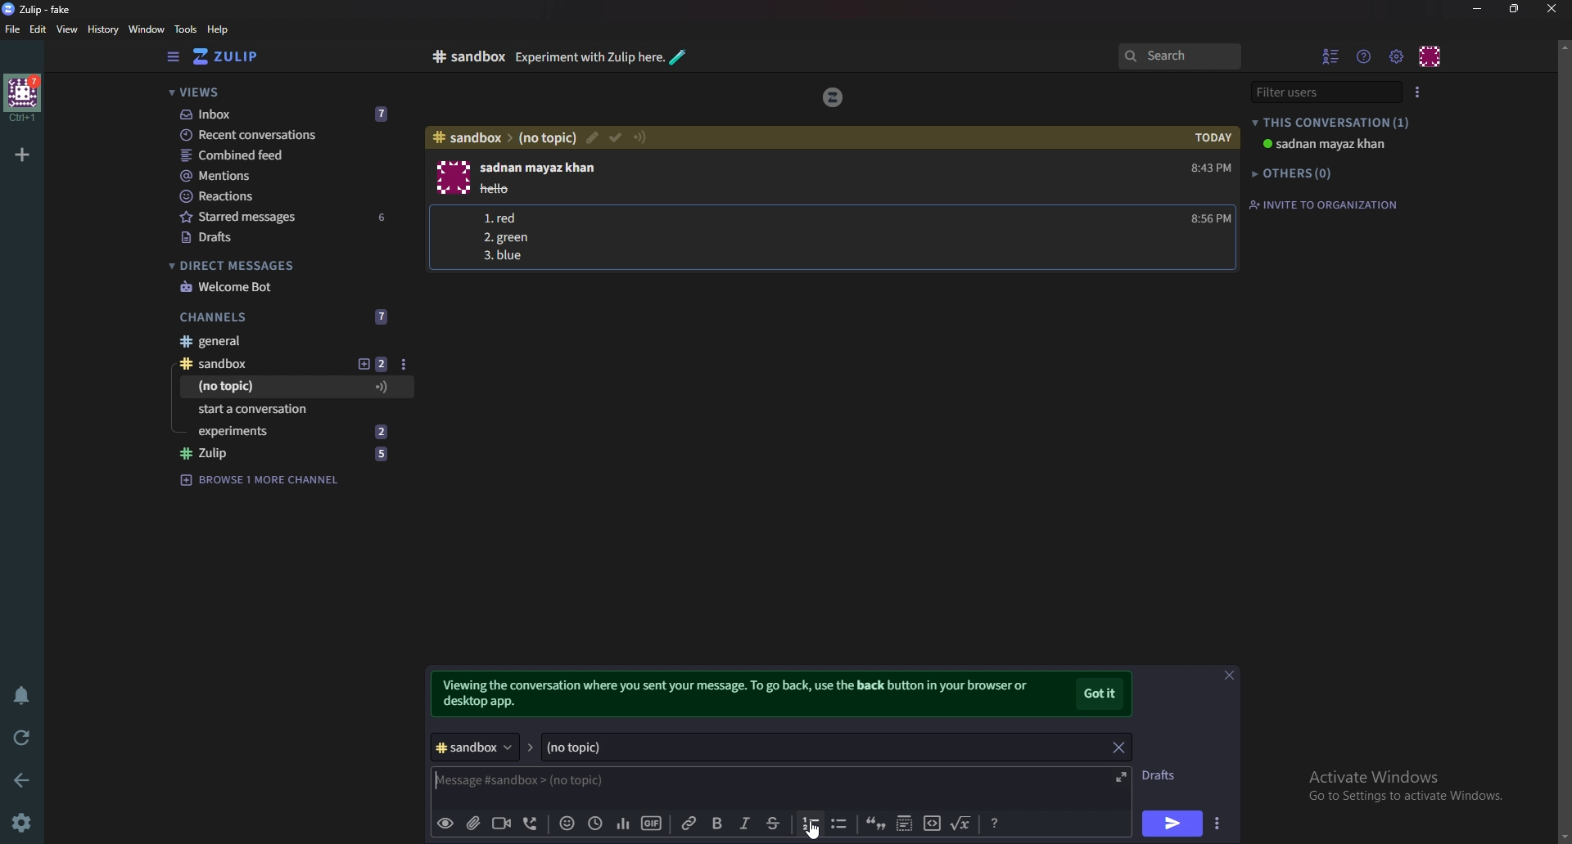 Image resolution: width=1572 pixels, height=844 pixels. What do you see at coordinates (739, 746) in the screenshot?
I see `topic` at bounding box center [739, 746].